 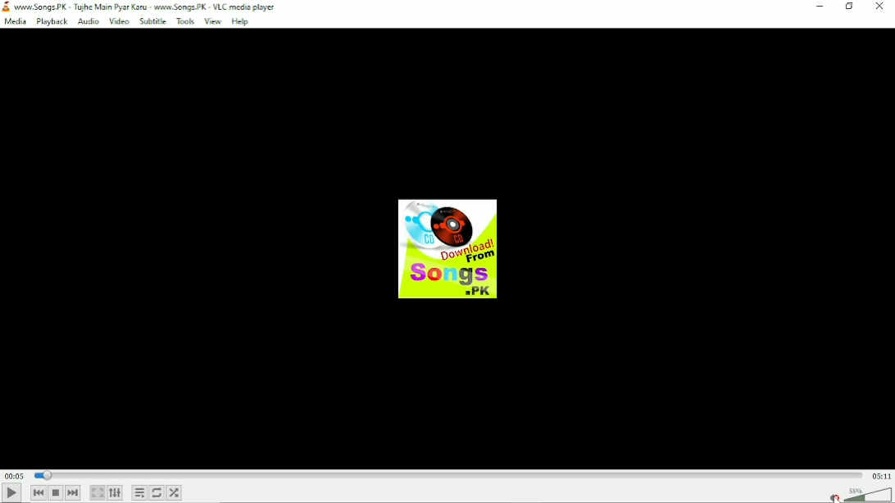 I want to click on Stop playback, so click(x=56, y=493).